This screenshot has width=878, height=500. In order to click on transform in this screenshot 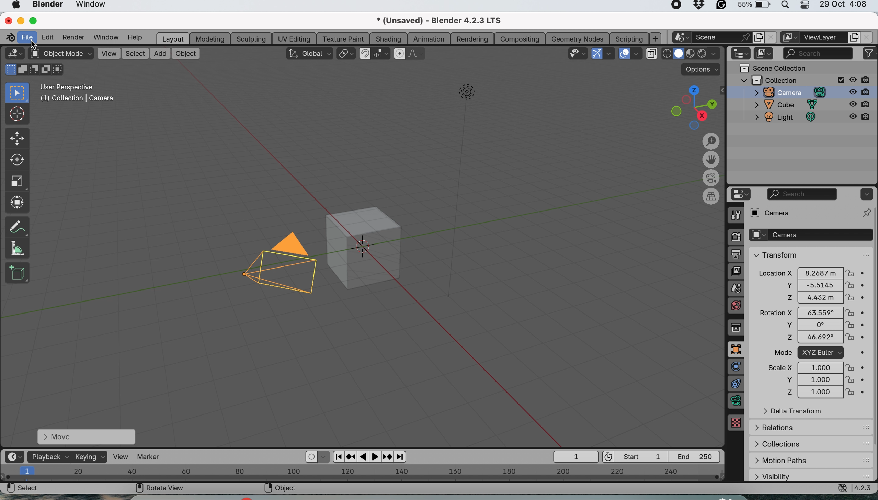, I will do `click(774, 254)`.